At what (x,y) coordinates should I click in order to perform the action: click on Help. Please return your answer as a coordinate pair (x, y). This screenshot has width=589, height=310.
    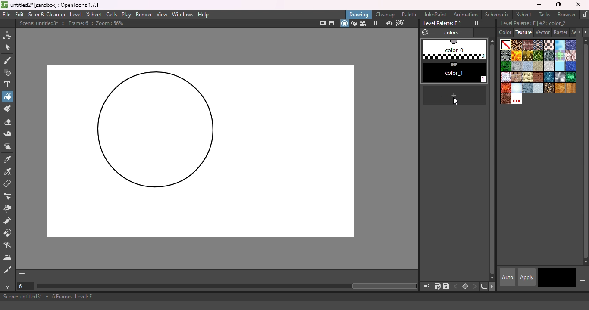
    Looking at the image, I should click on (204, 15).